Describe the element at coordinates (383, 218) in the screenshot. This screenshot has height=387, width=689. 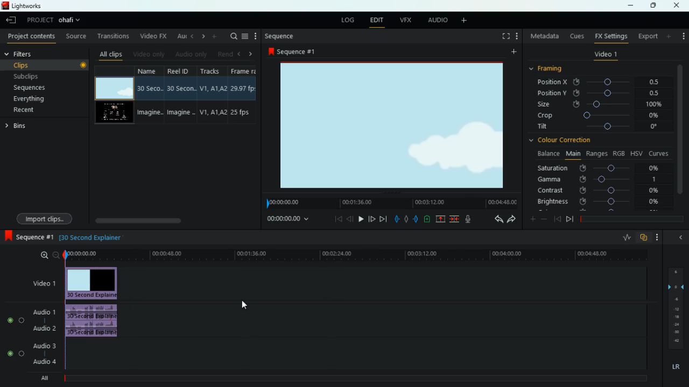
I see `end` at that location.